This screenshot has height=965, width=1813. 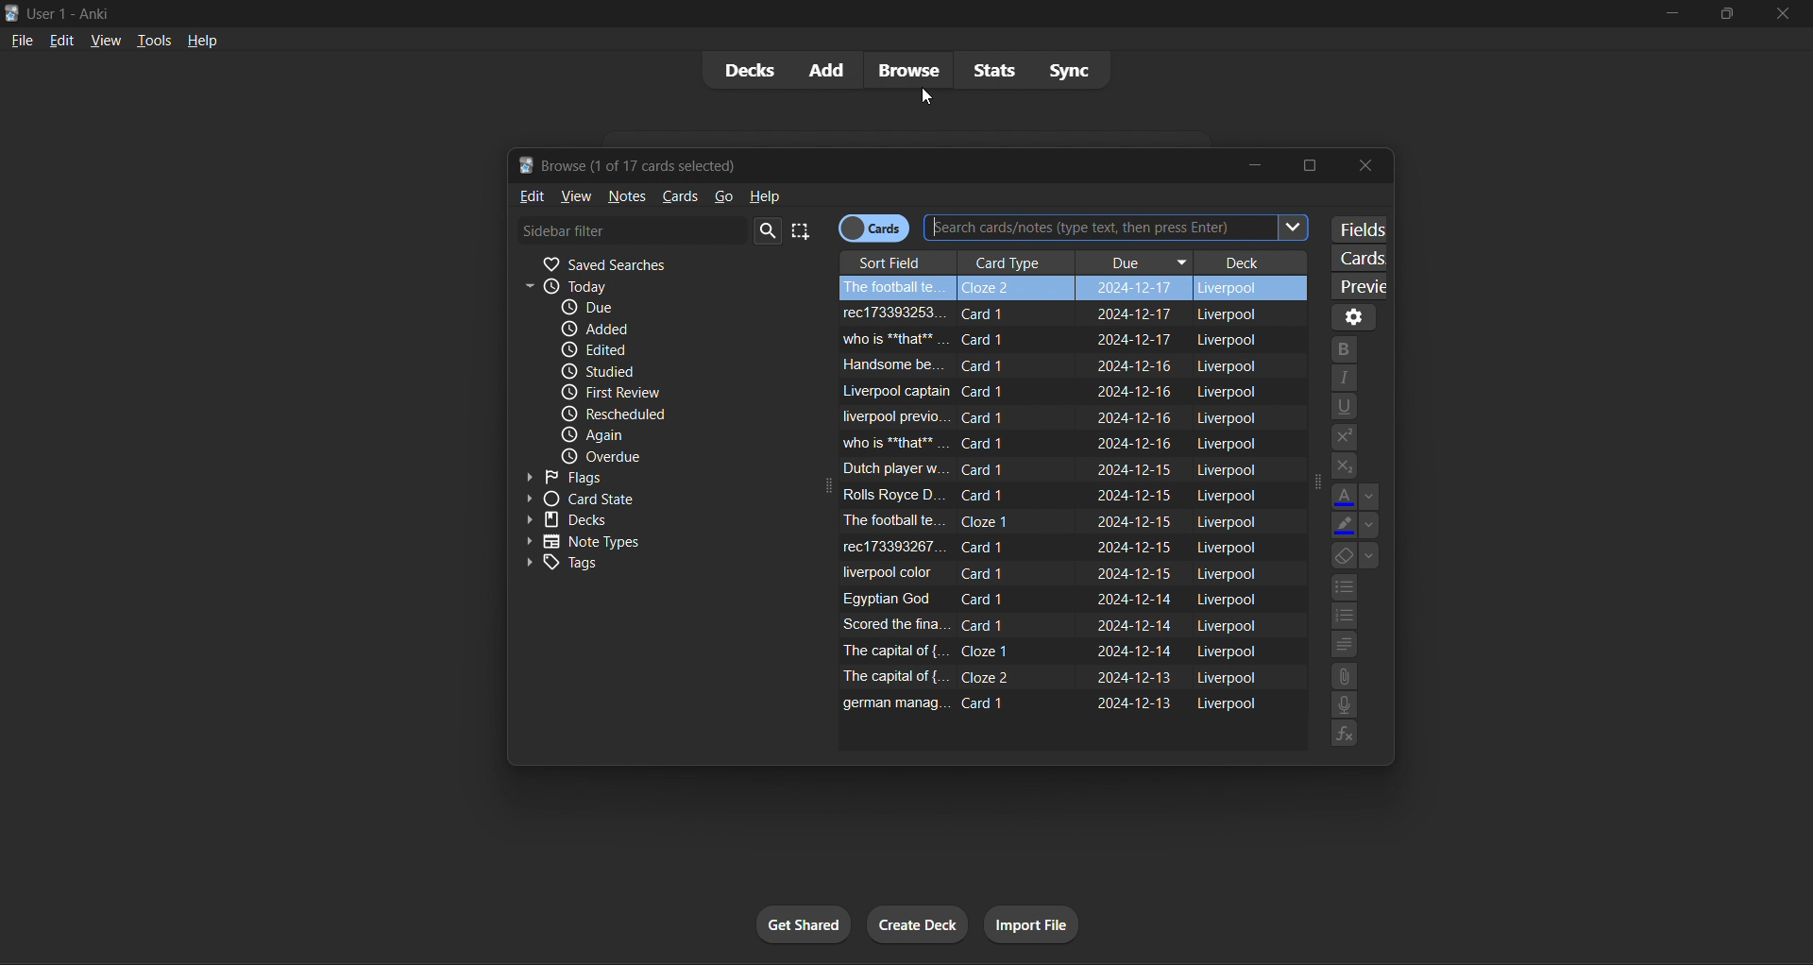 I want to click on first, so click(x=651, y=393).